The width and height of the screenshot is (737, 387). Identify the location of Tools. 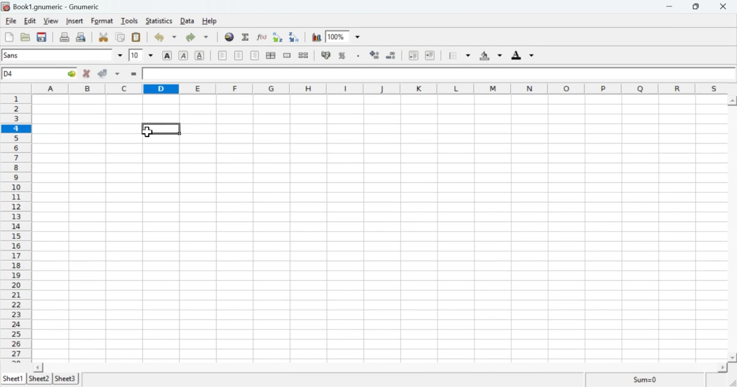
(130, 21).